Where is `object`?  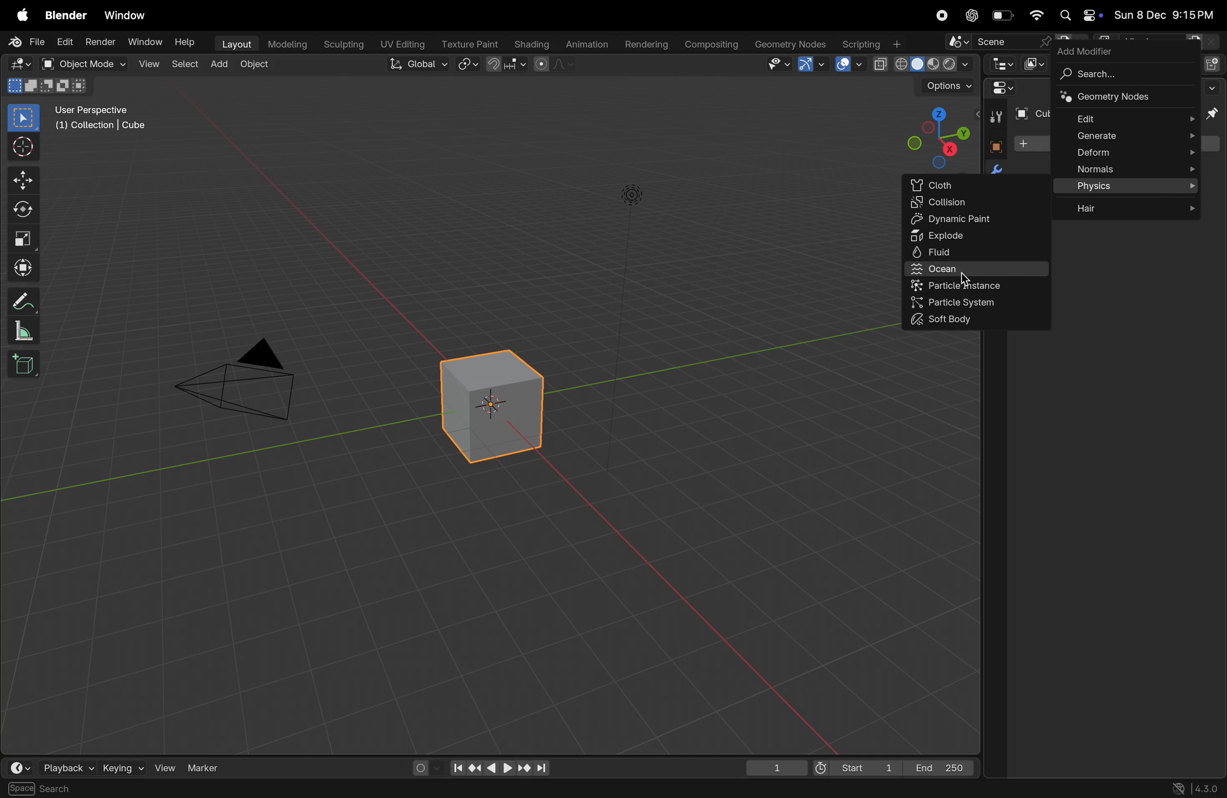
object is located at coordinates (259, 66).